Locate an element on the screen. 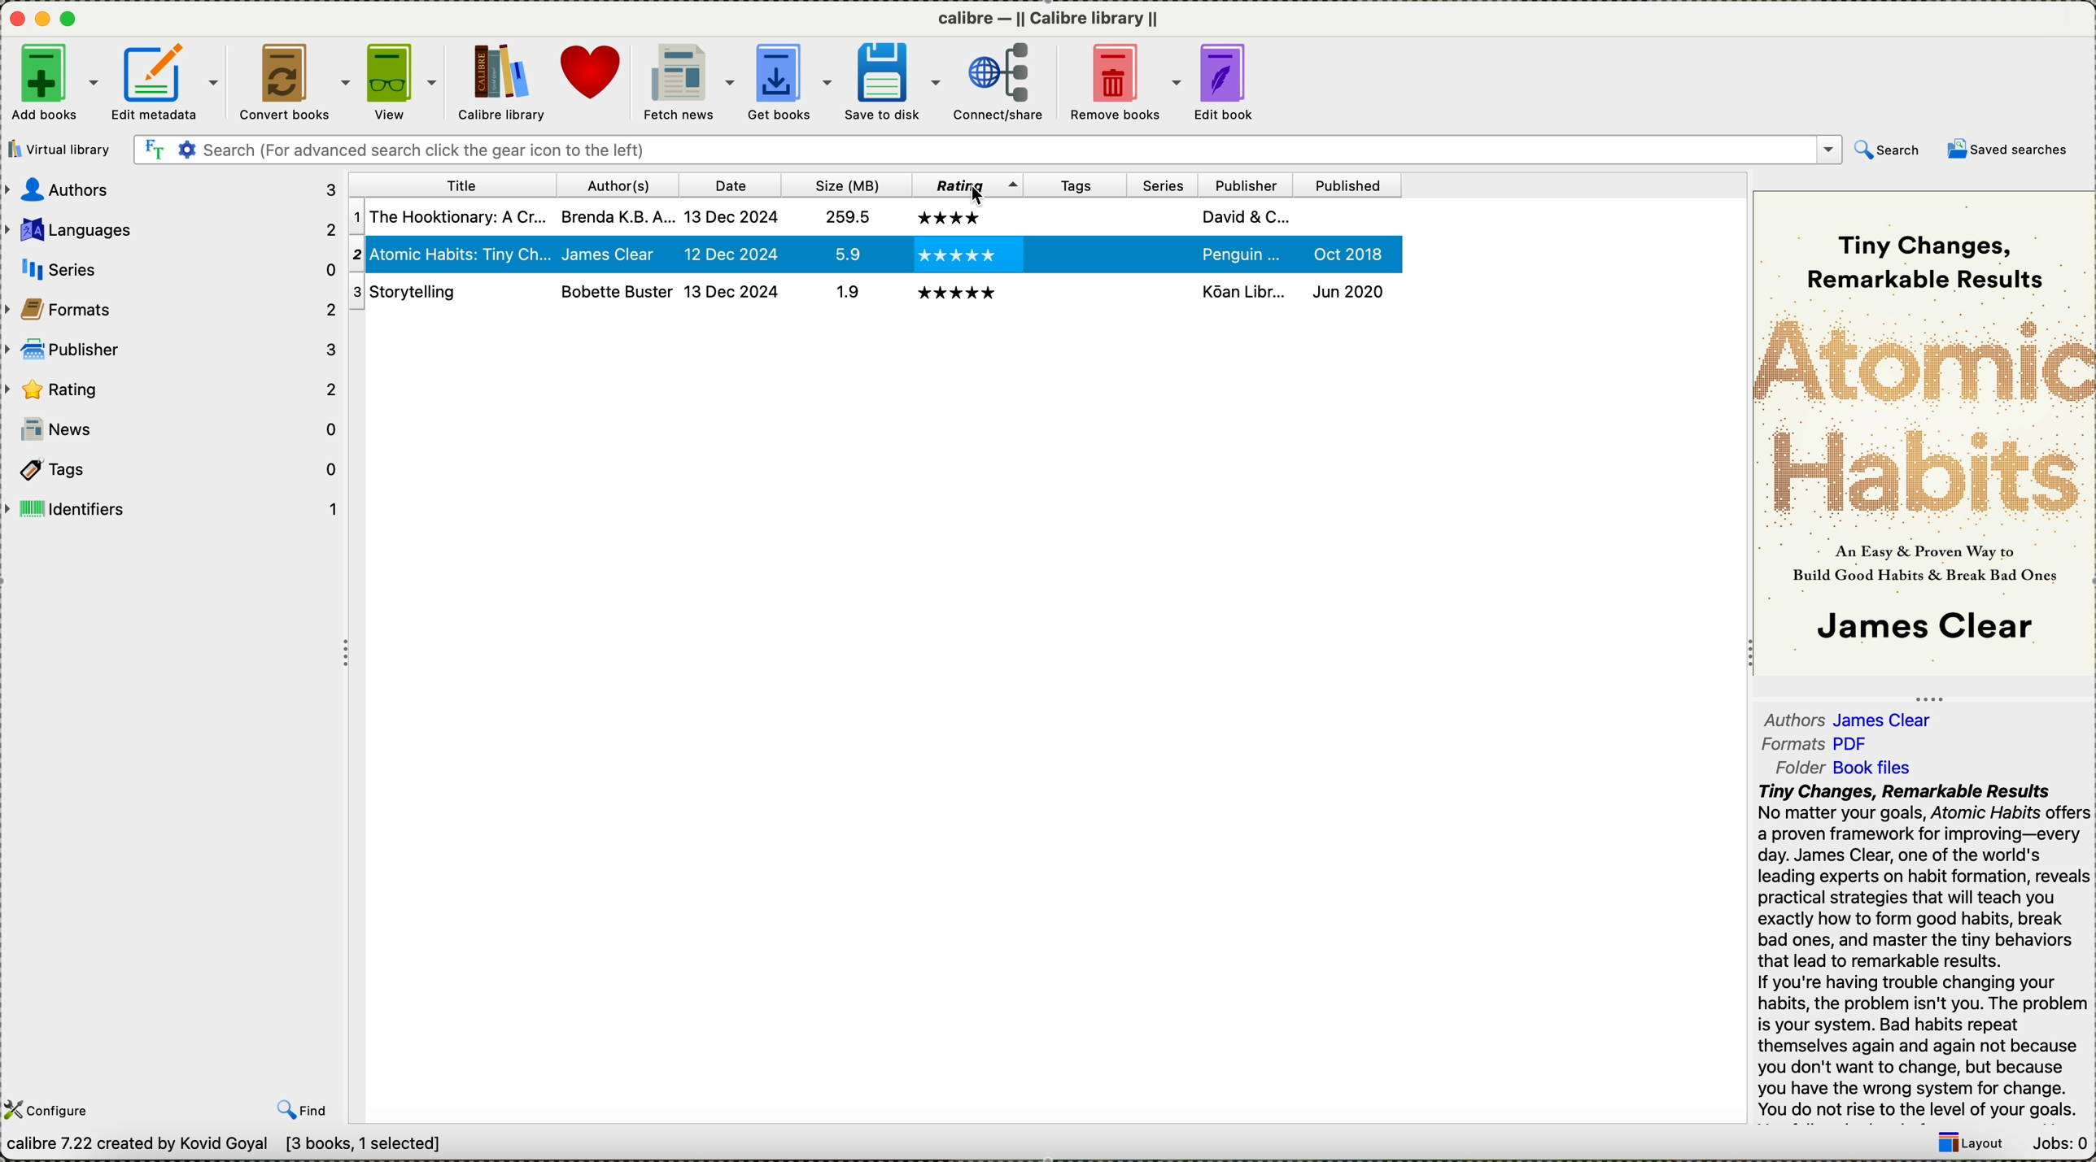 The height and width of the screenshot is (1162, 2096). tags is located at coordinates (172, 469).